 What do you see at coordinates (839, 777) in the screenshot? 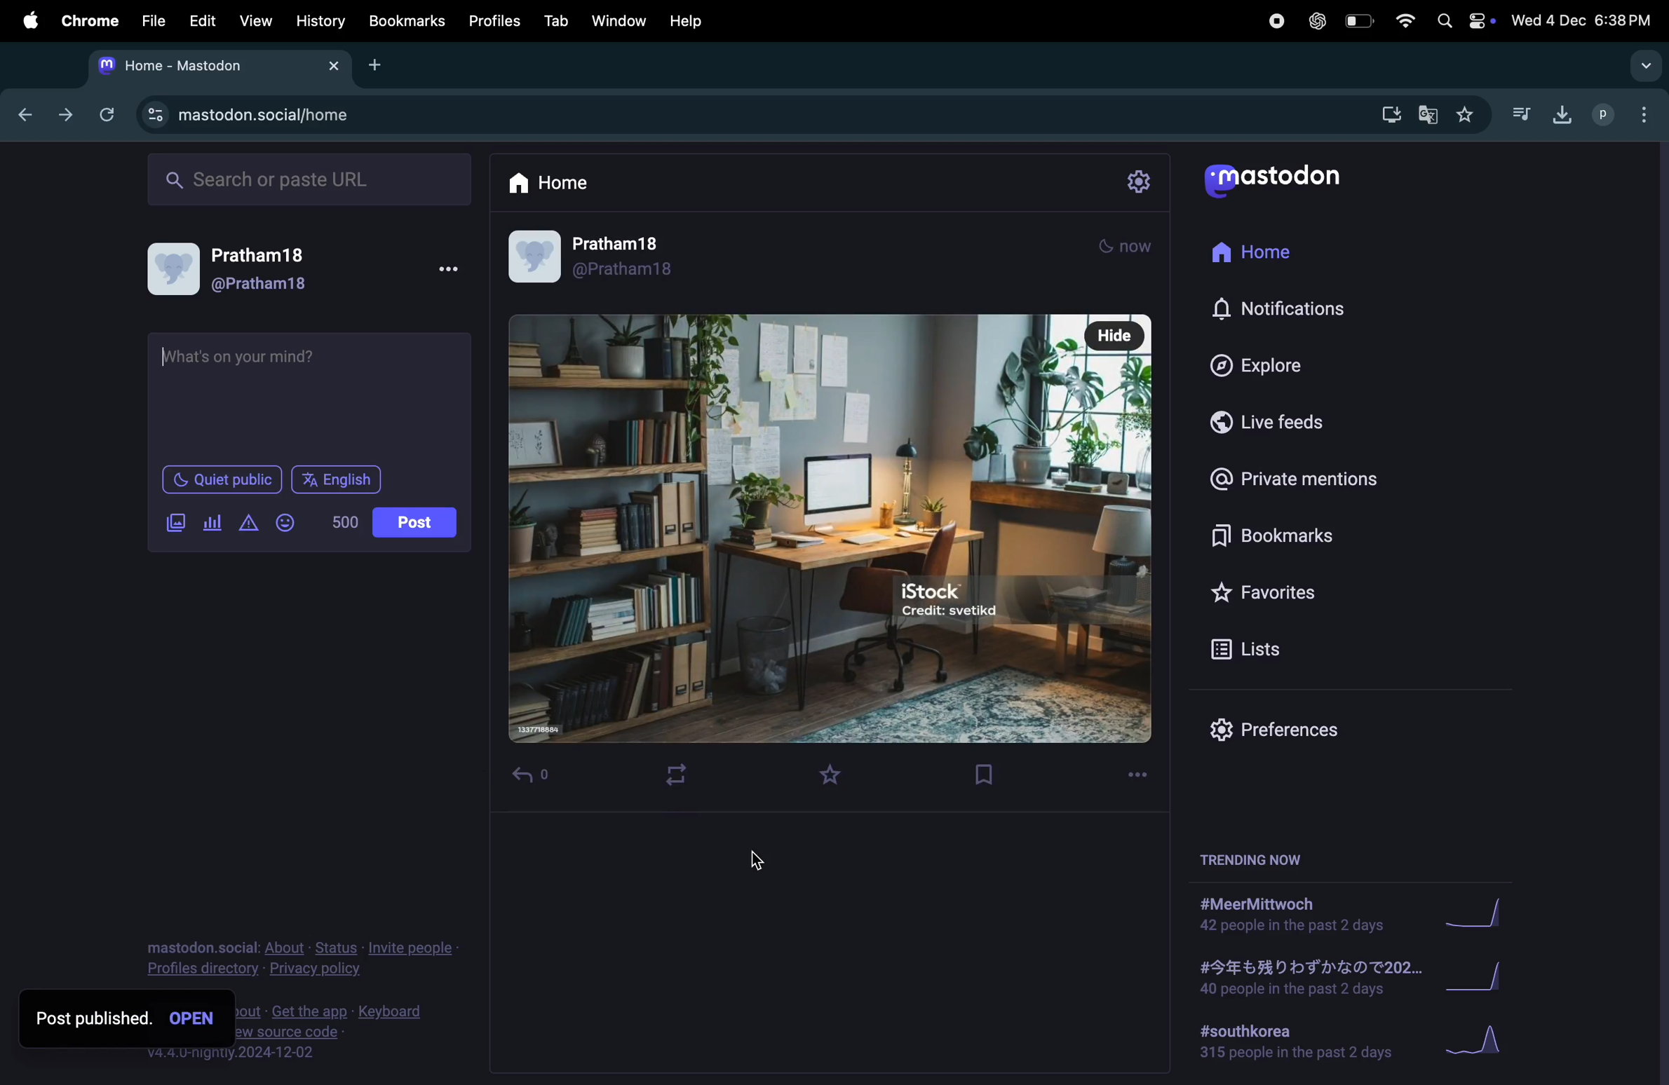
I see `favourties` at bounding box center [839, 777].